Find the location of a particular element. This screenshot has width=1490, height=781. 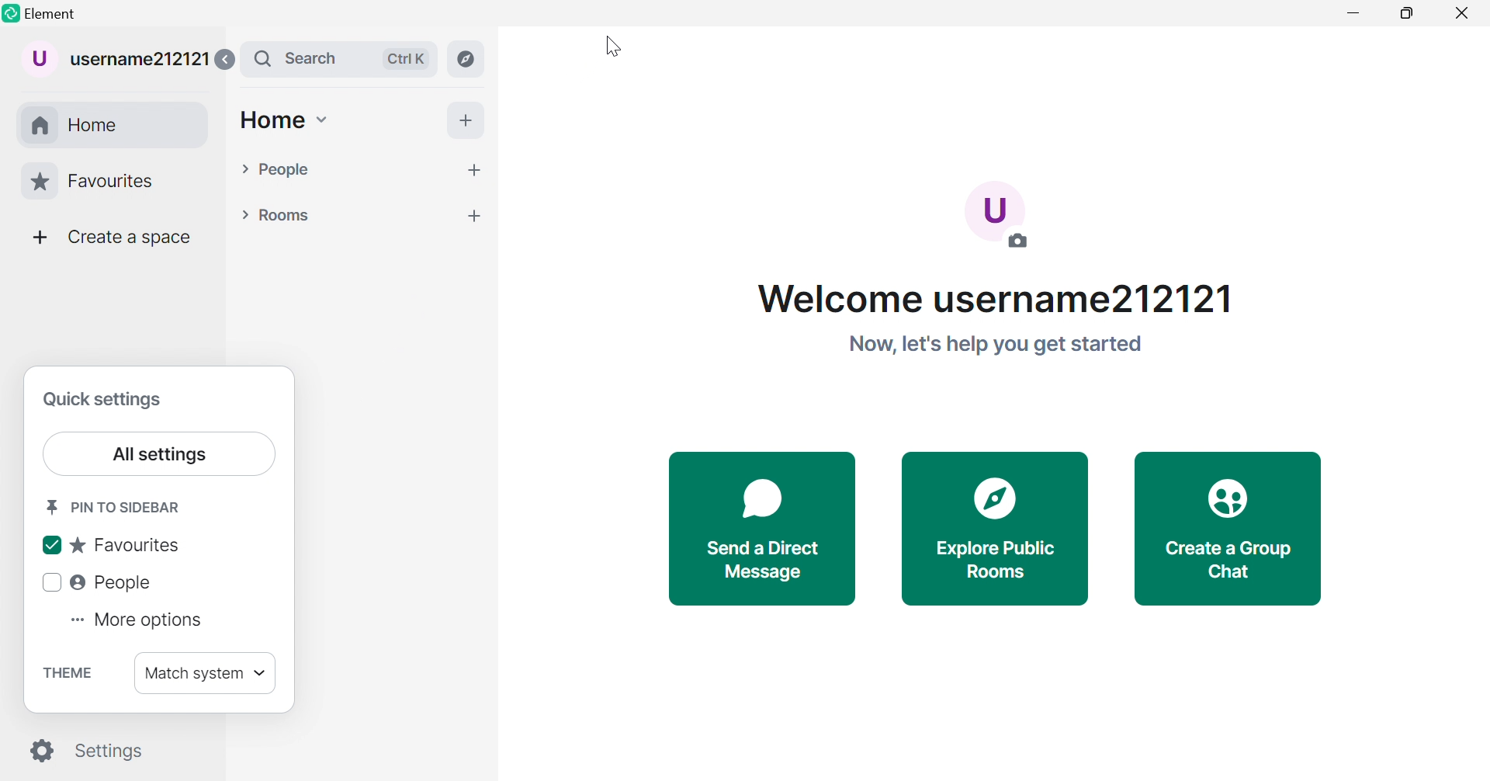

Favourites is located at coordinates (110, 545).